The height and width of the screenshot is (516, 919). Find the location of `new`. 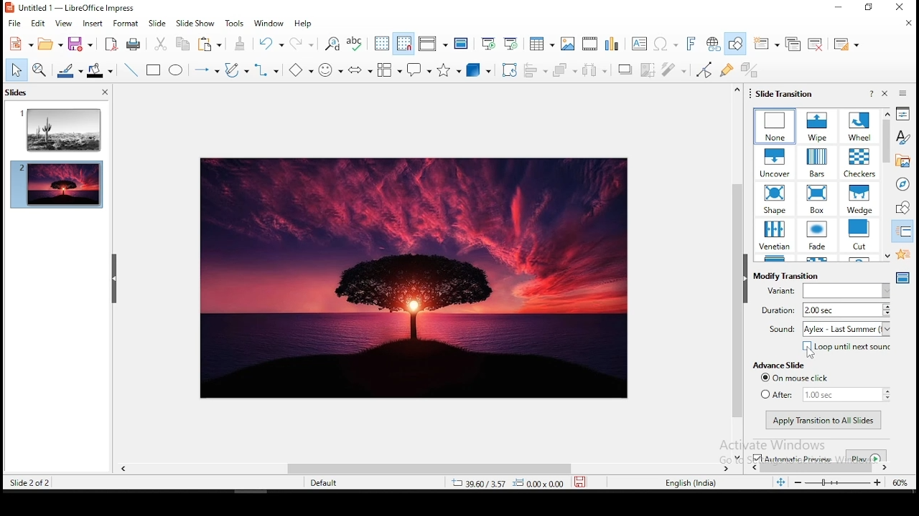

new is located at coordinates (18, 46).